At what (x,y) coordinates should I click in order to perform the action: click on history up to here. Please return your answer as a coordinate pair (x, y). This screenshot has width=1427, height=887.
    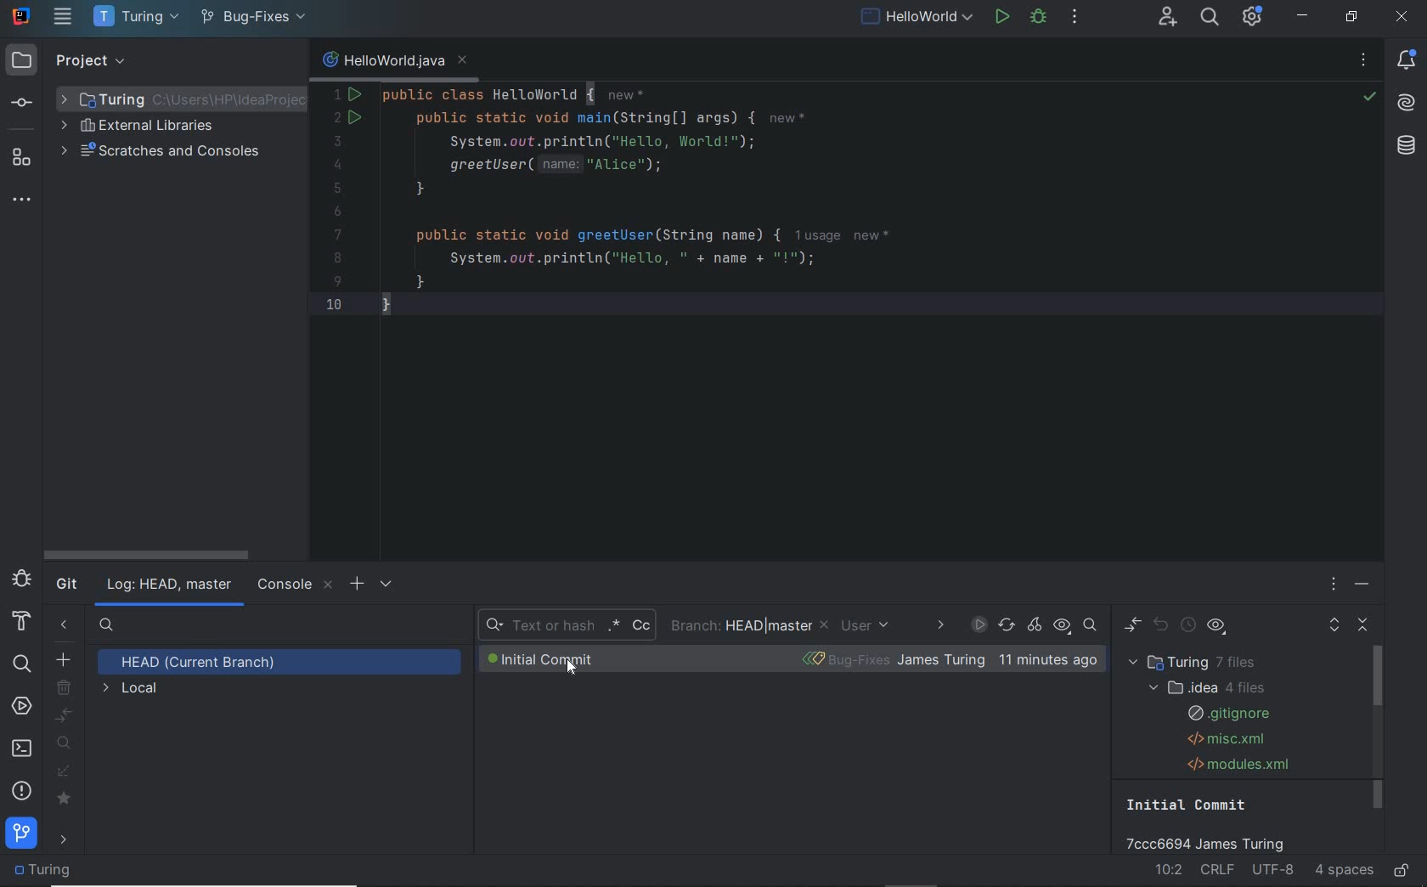
    Looking at the image, I should click on (1187, 627).